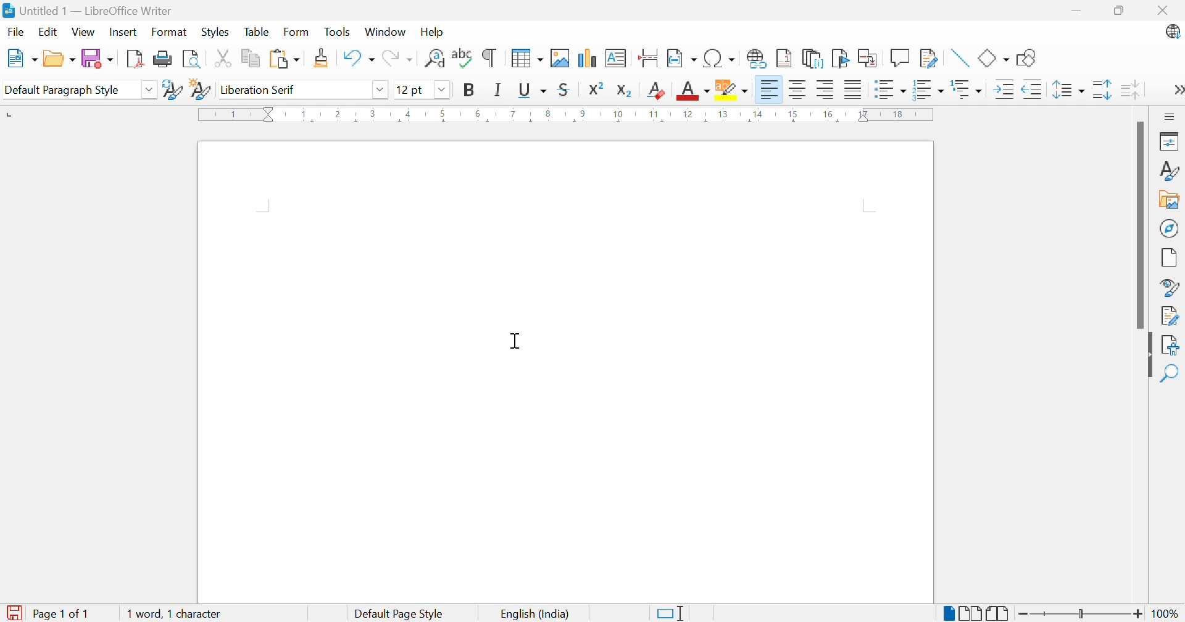 The height and width of the screenshot is (622, 1185). I want to click on Increase line spacing, so click(1102, 90).